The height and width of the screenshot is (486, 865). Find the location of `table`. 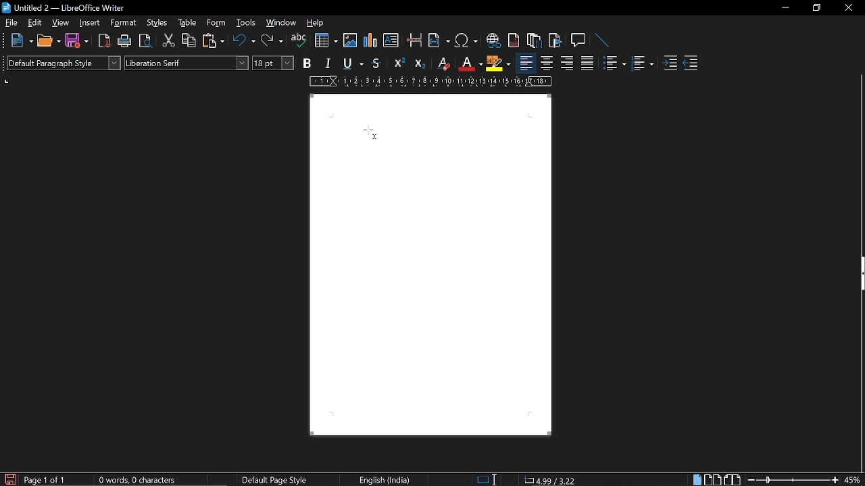

table is located at coordinates (187, 23).